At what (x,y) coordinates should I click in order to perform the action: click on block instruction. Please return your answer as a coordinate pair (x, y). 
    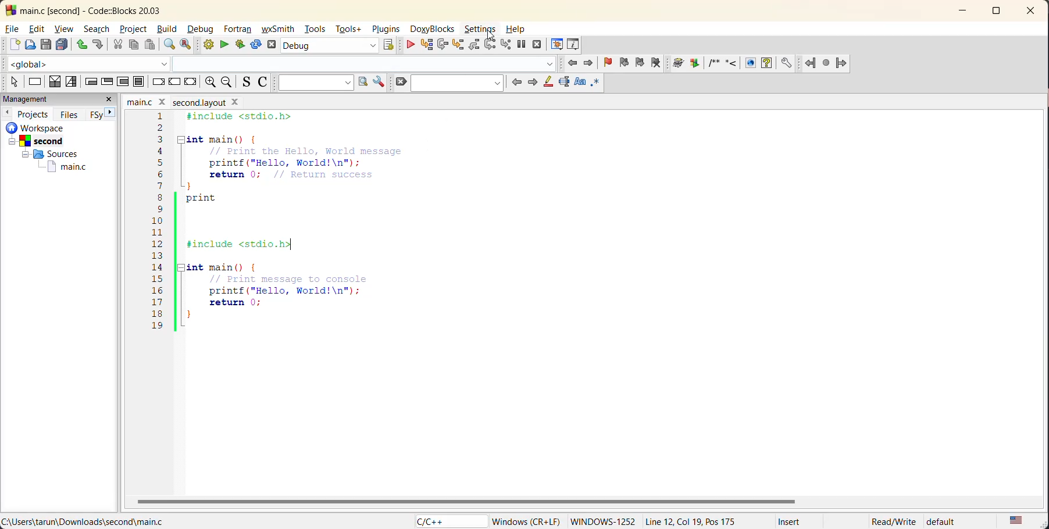
    Looking at the image, I should click on (140, 81).